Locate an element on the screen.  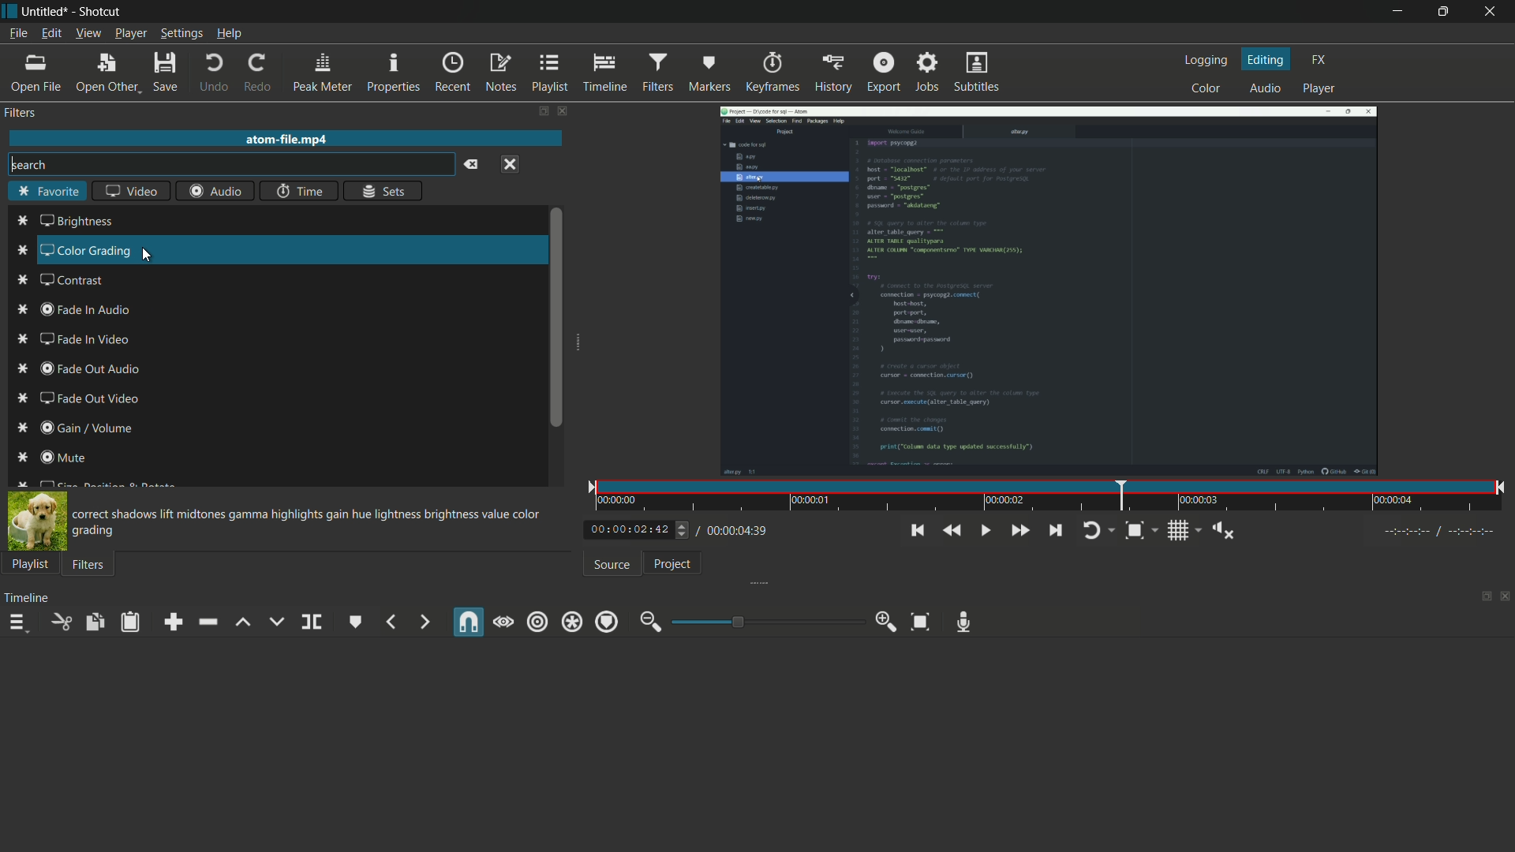
adjustment bar is located at coordinates (764, 622).